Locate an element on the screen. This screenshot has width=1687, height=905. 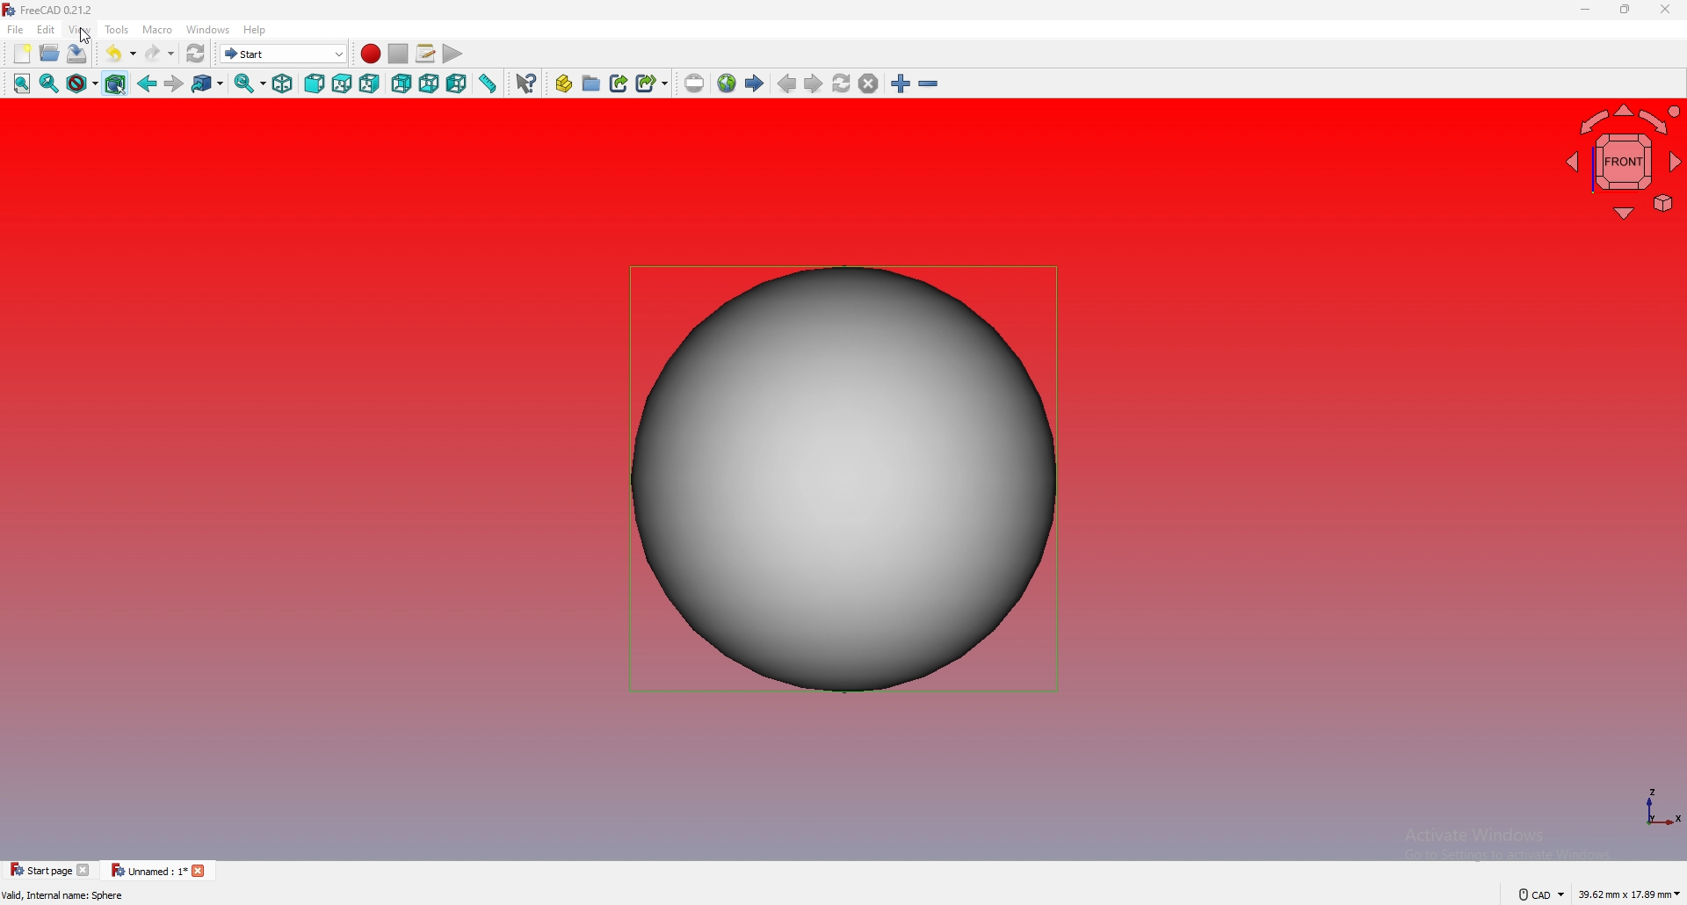
stop macro is located at coordinates (398, 53).